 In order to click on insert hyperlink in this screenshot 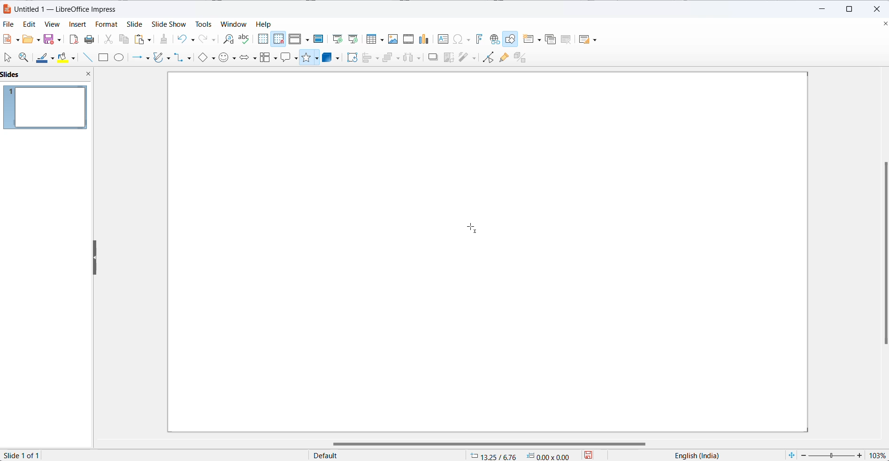, I will do `click(494, 39)`.